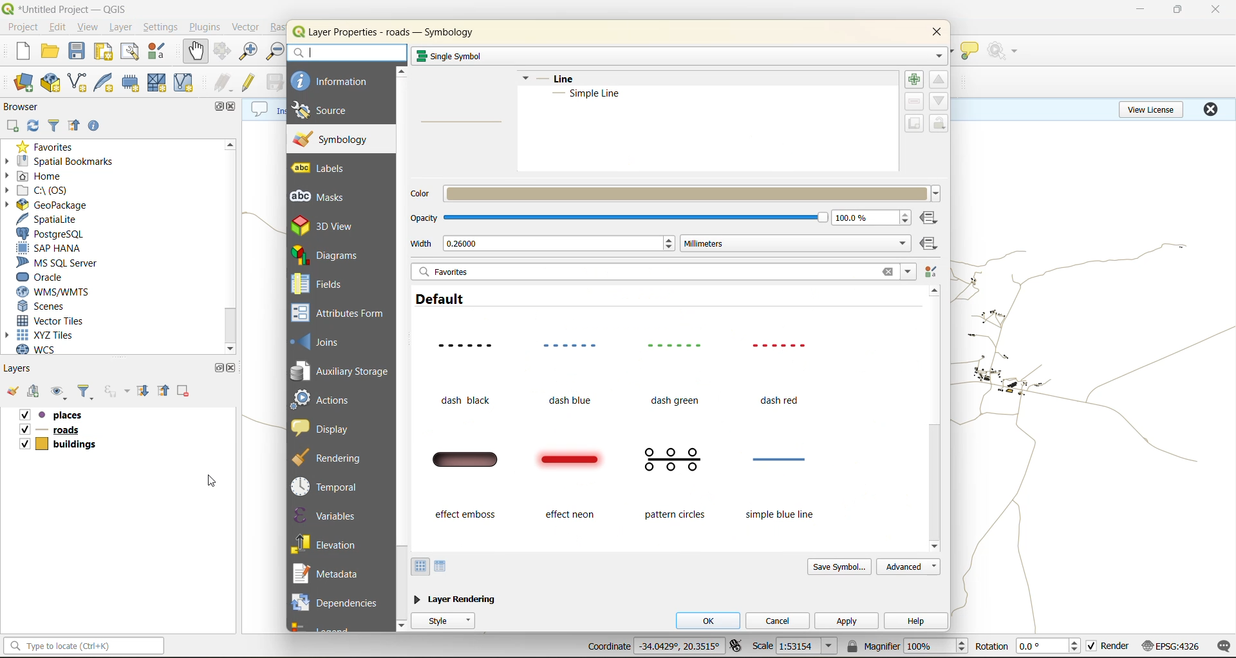 This screenshot has width=1236, height=658. I want to click on toggle edits, so click(250, 81).